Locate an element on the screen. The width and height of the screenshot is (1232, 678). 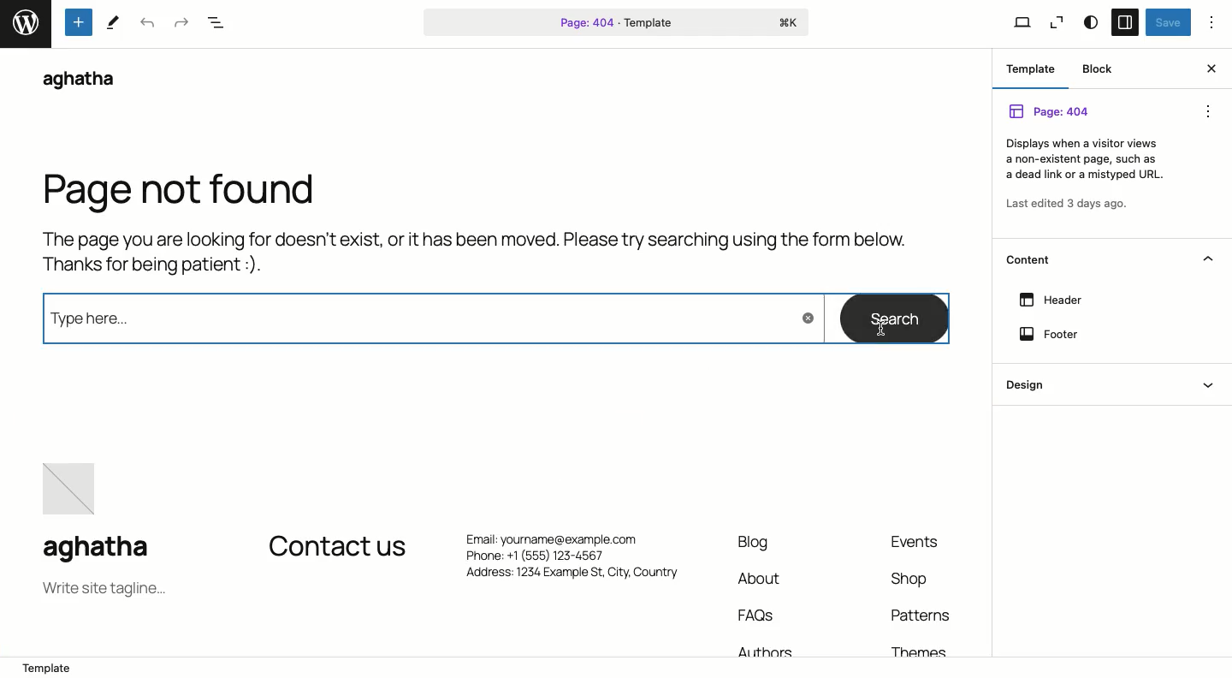
 is located at coordinates (1086, 158).